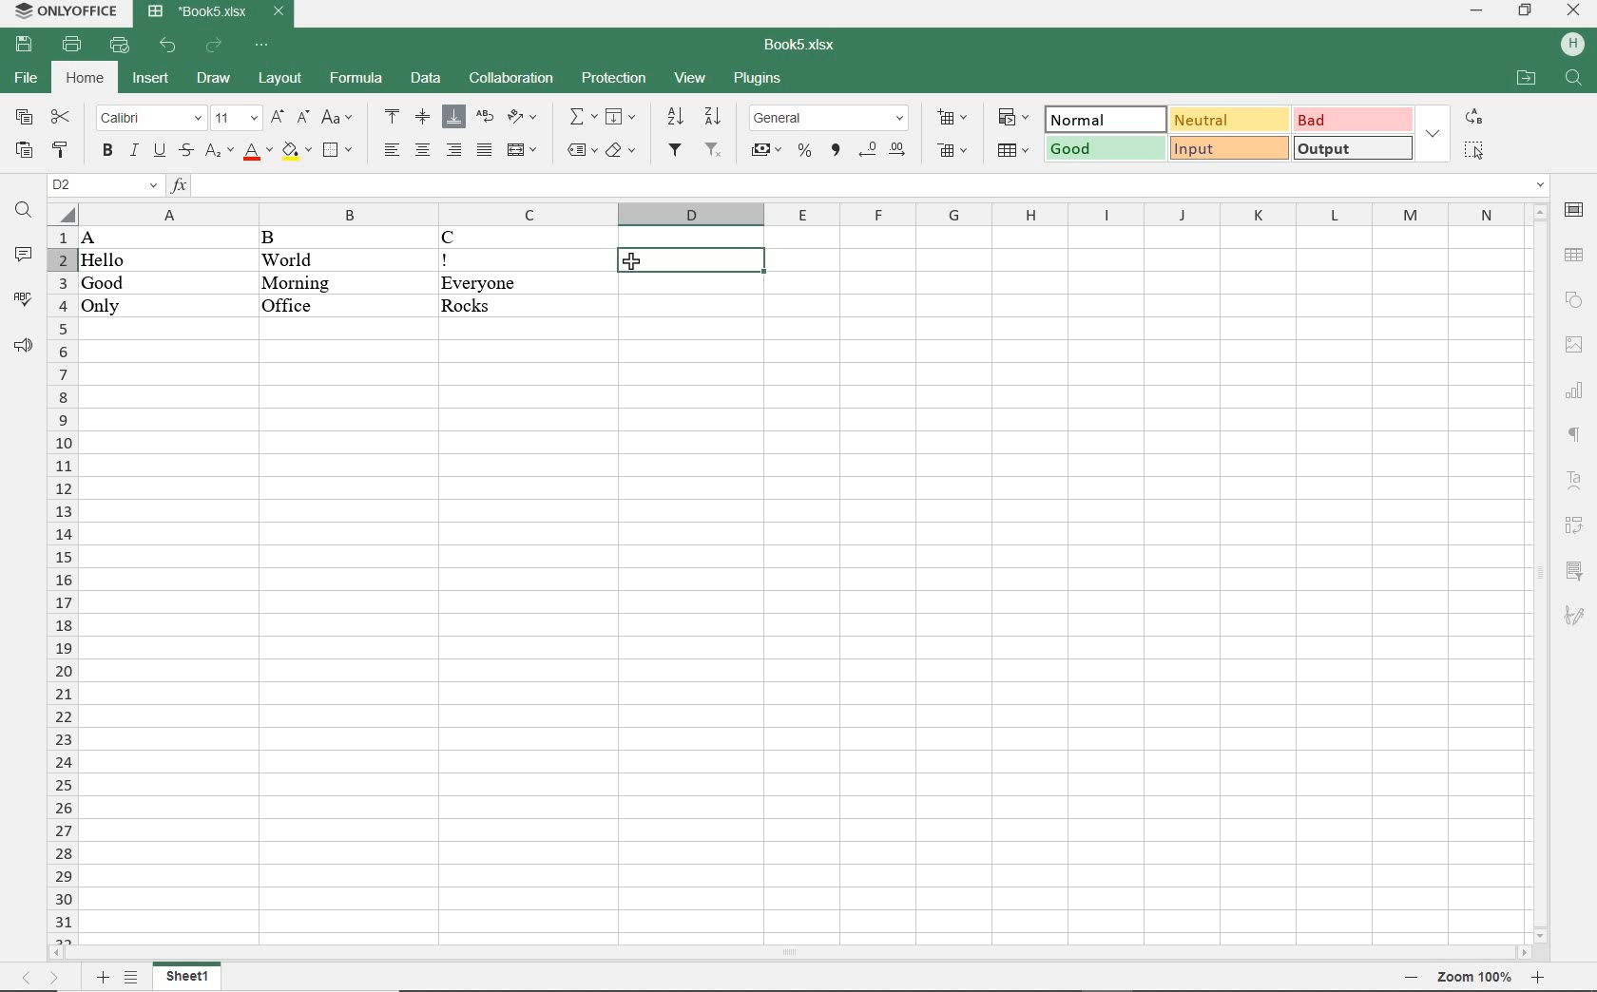 The height and width of the screenshot is (992, 1597). I want to click on wrap text, so click(484, 119).